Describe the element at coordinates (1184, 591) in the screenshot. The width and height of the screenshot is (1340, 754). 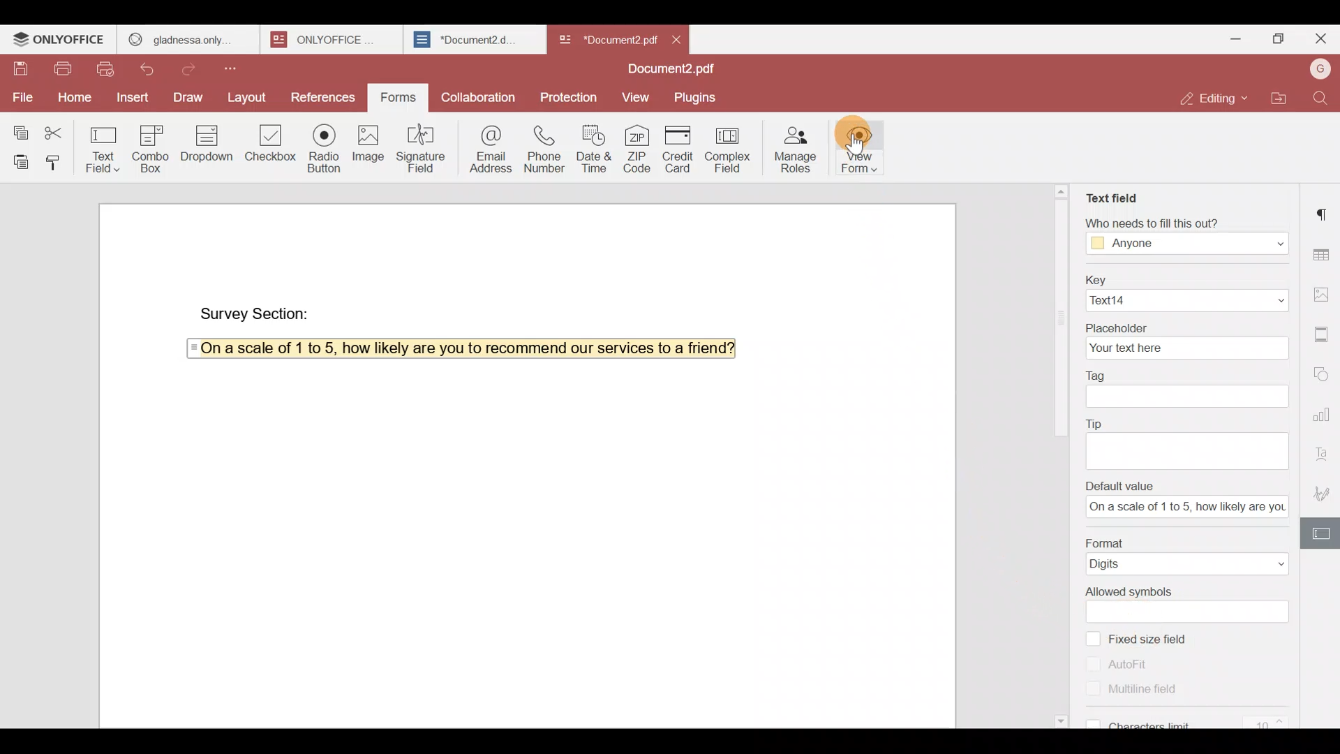
I see `Allowed symbols` at that location.